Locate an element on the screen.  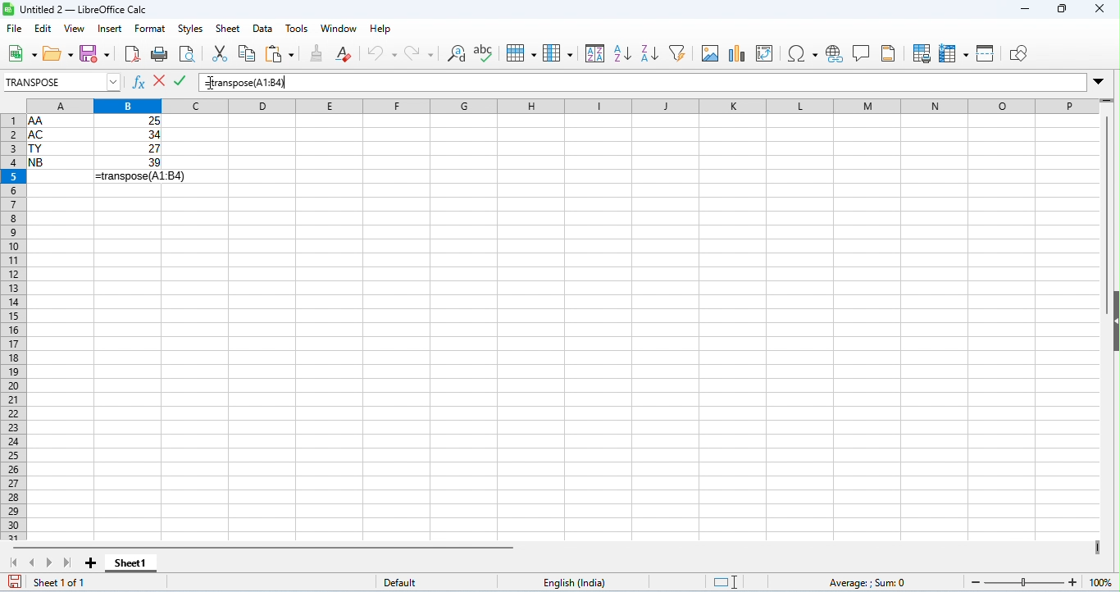
last sheet is located at coordinates (66, 561).